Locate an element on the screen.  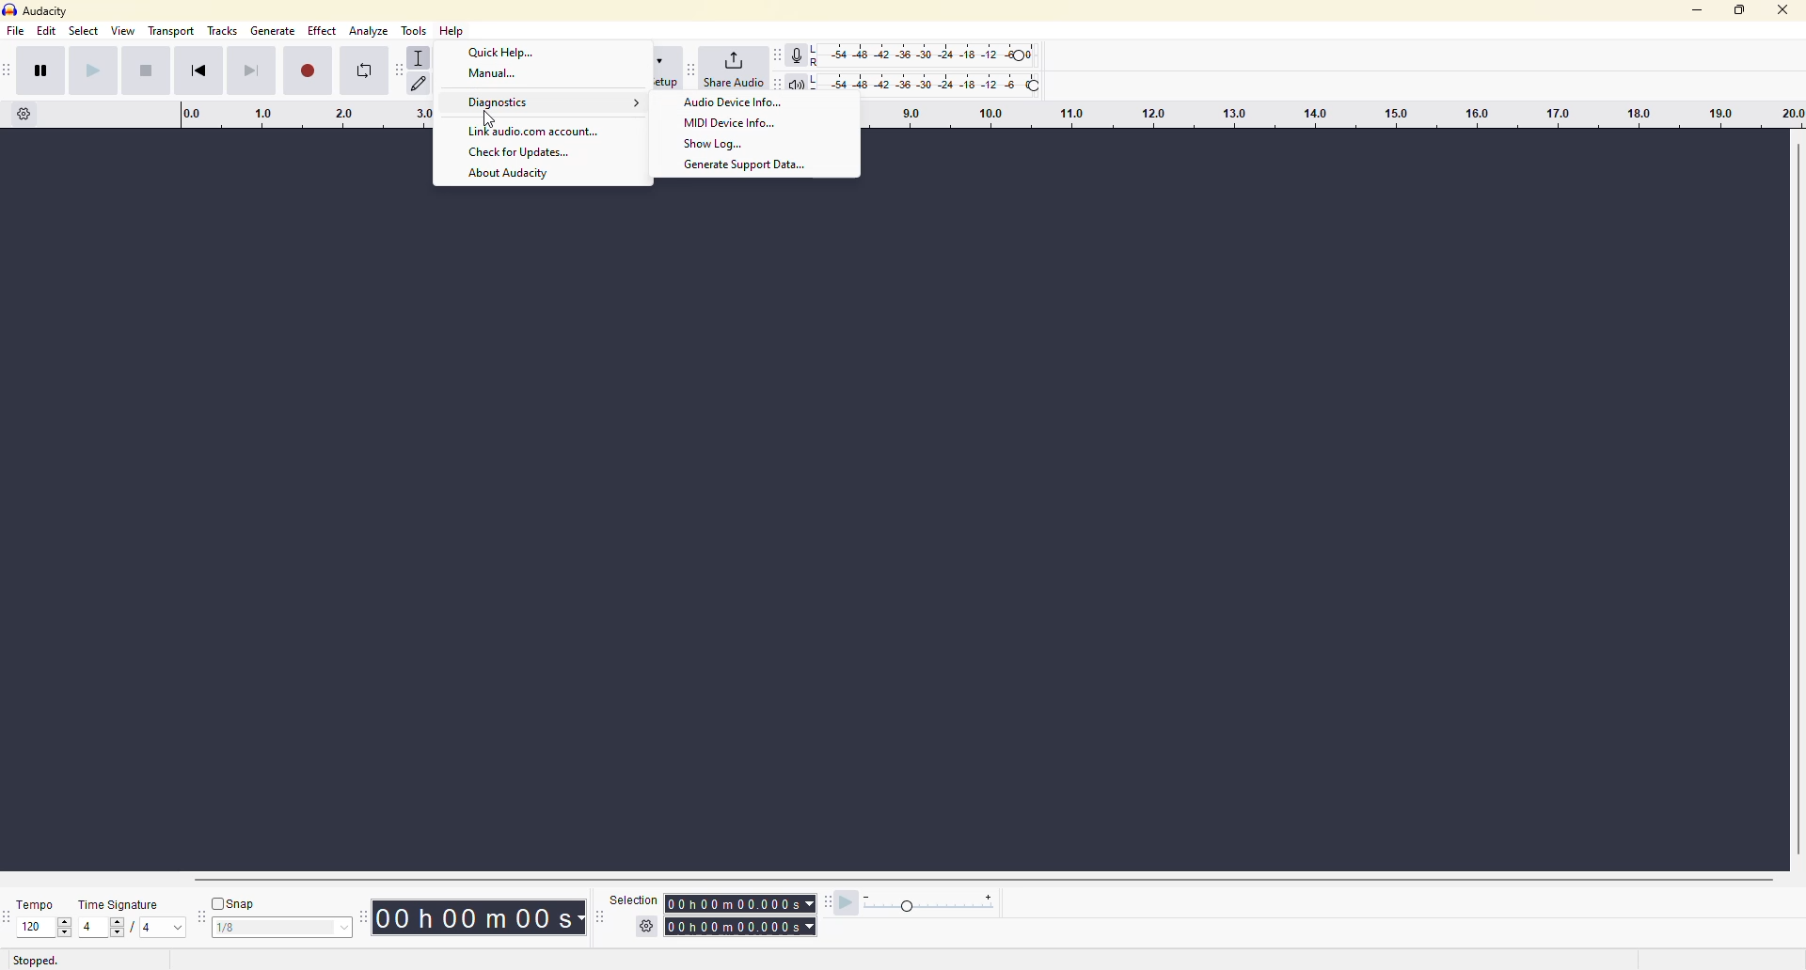
audacity tools toolbar is located at coordinates (399, 70).